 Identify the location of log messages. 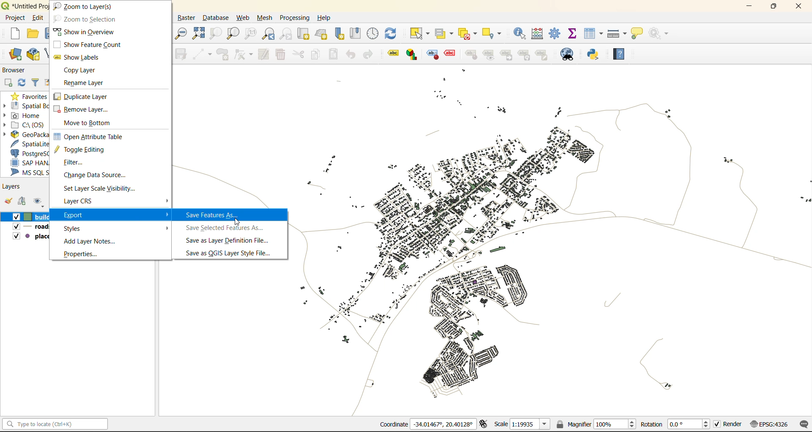
(802, 424).